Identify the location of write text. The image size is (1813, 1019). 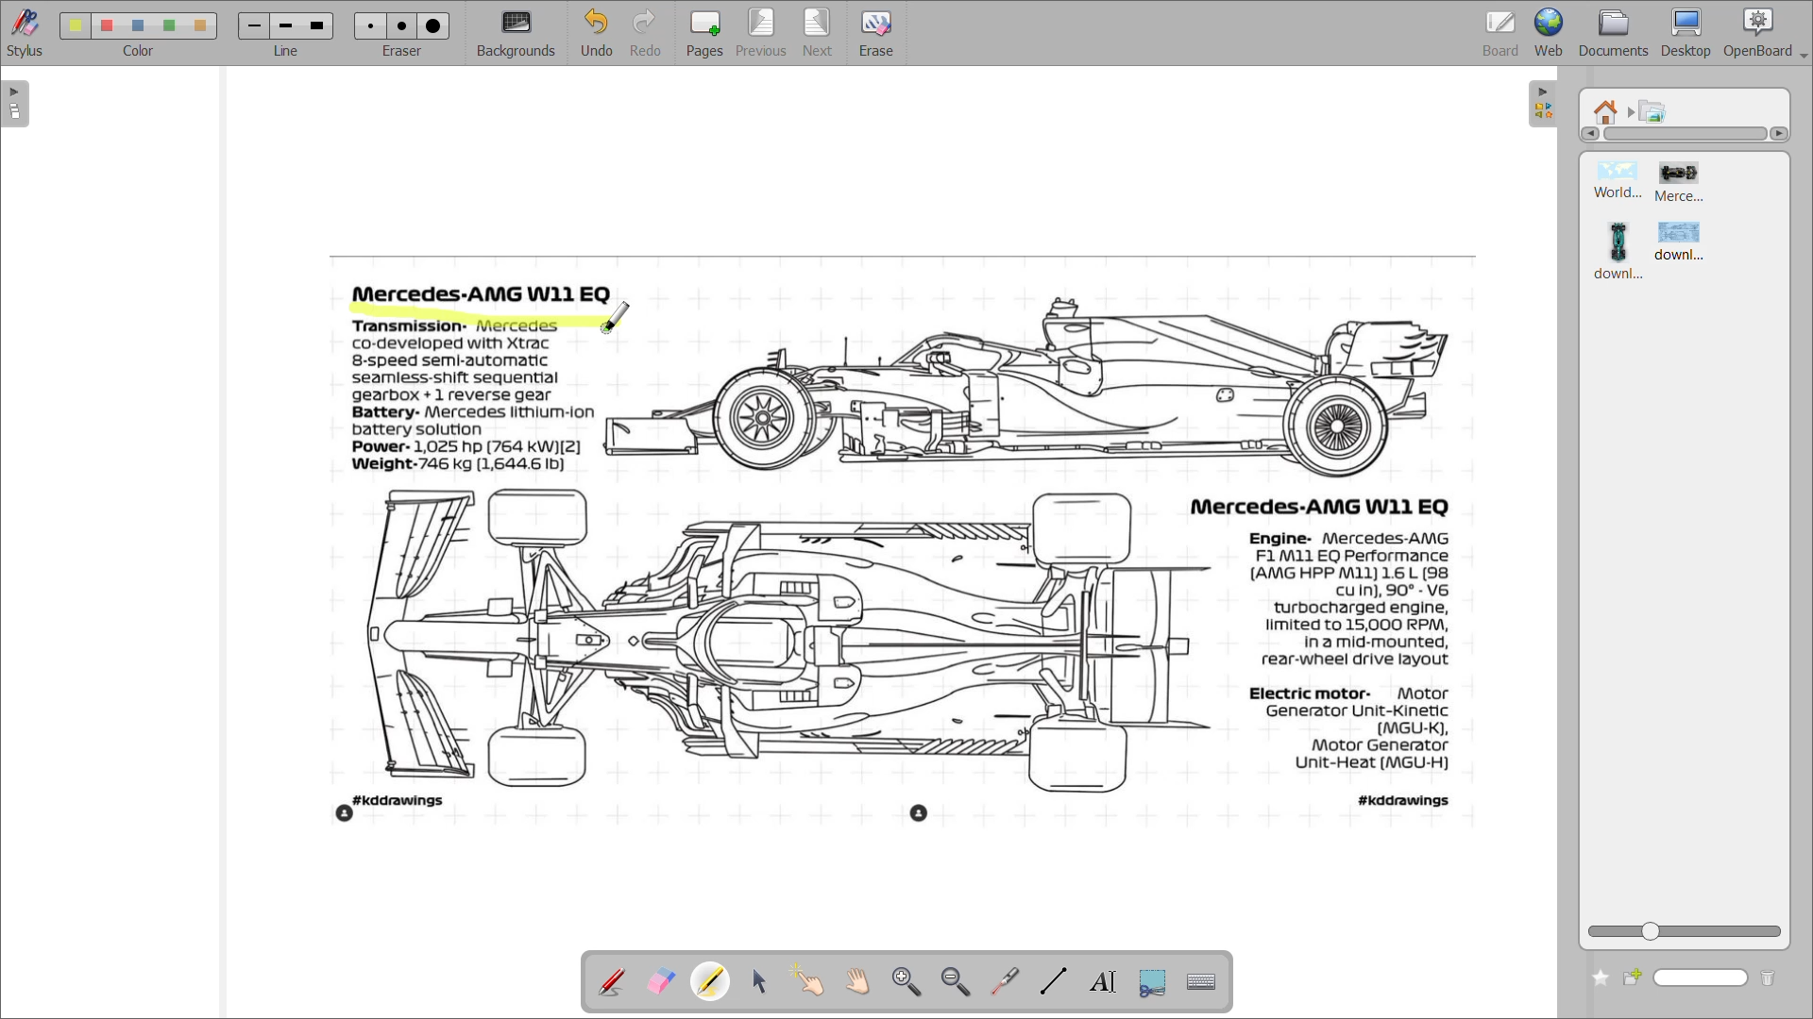
(1102, 981).